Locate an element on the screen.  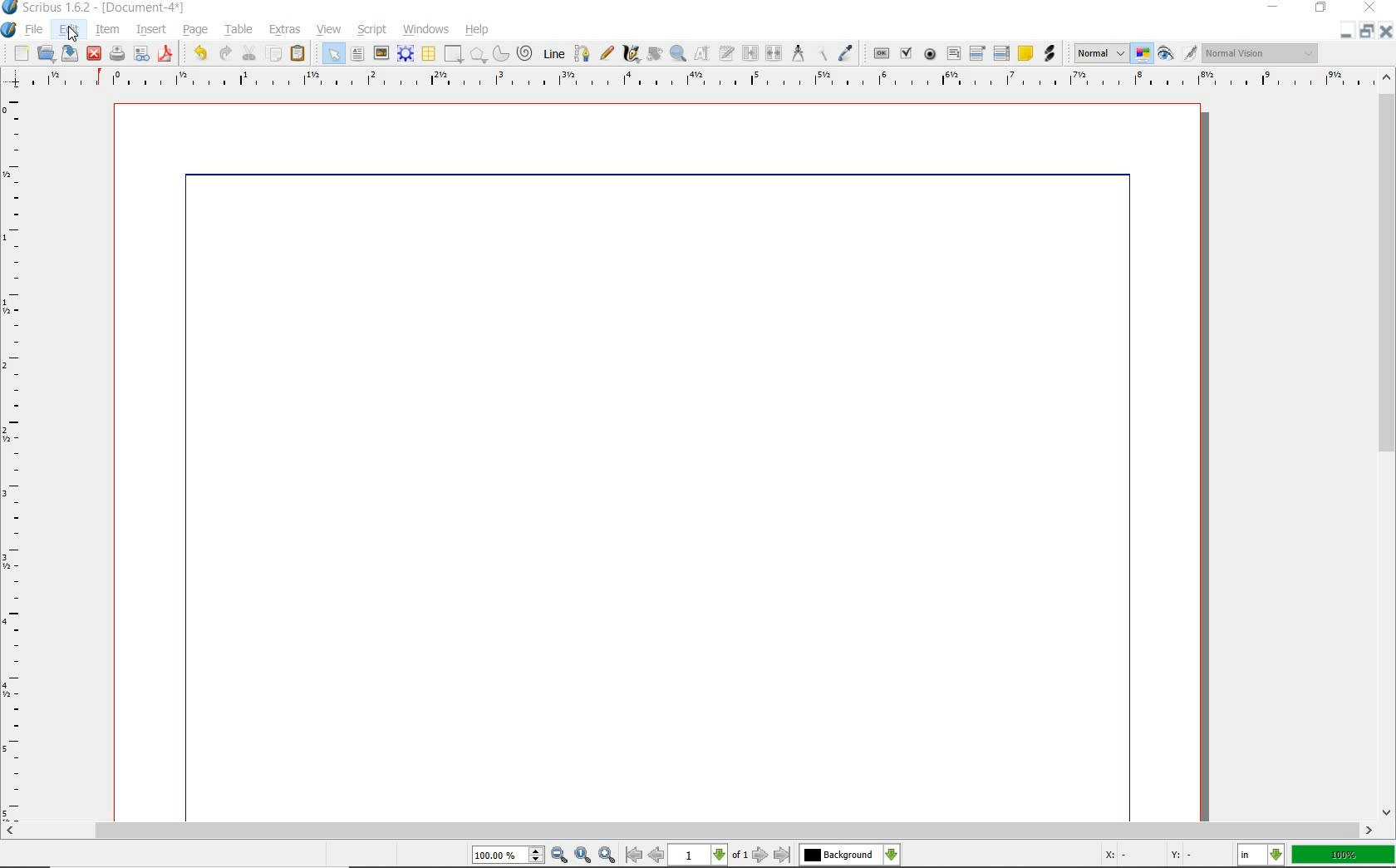
rotate item is located at coordinates (653, 55).